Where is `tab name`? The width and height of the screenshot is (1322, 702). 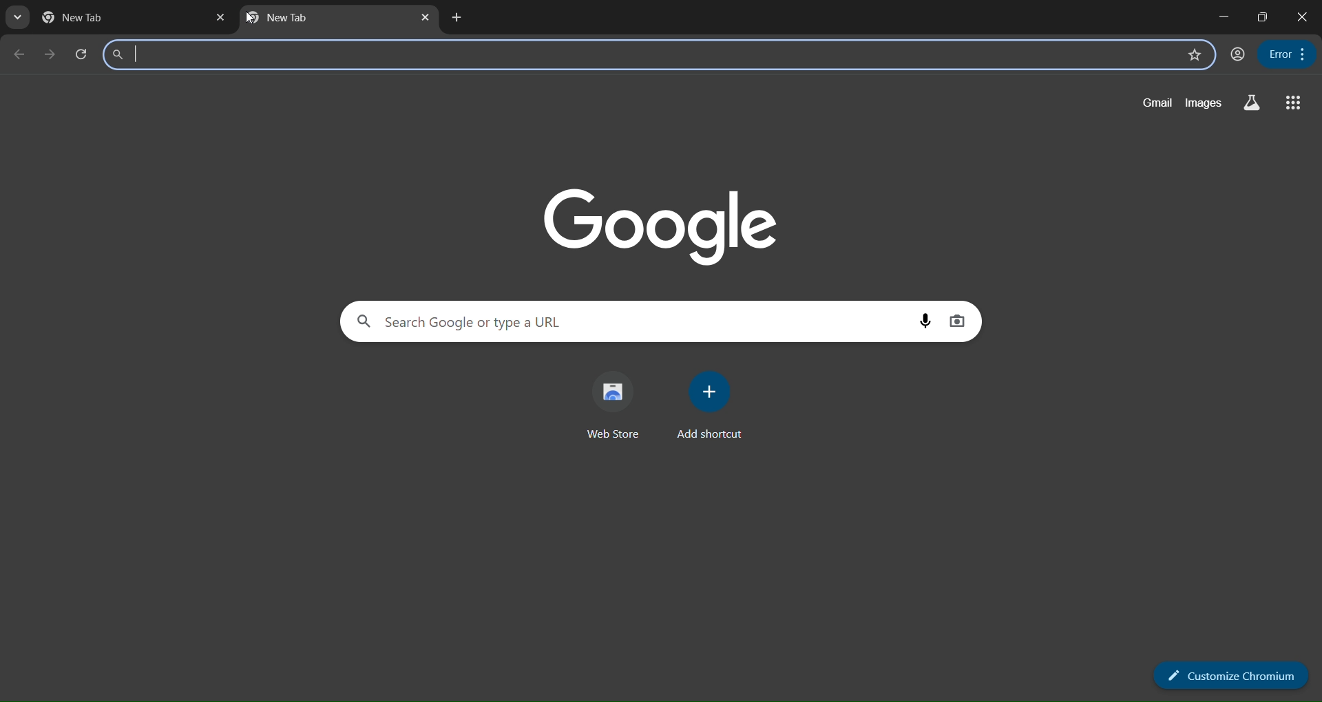 tab name is located at coordinates (116, 19).